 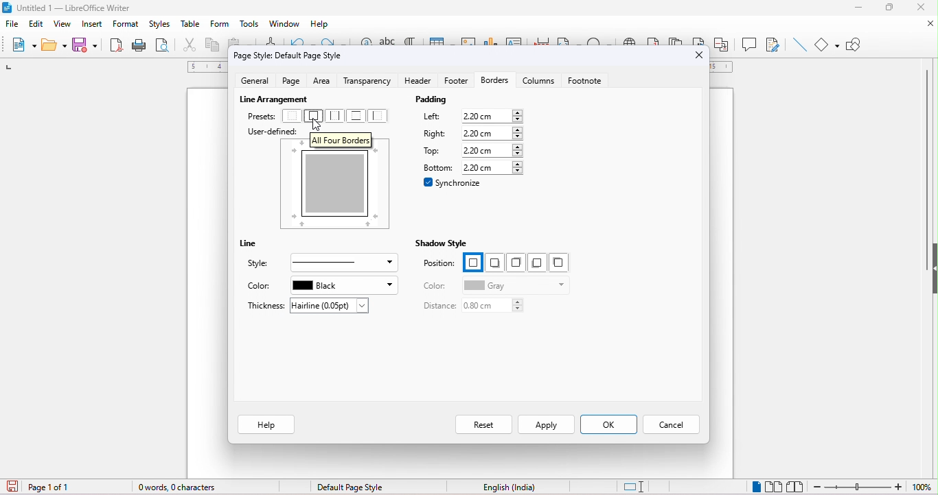 What do you see at coordinates (589, 83) in the screenshot?
I see `footnote` at bounding box center [589, 83].